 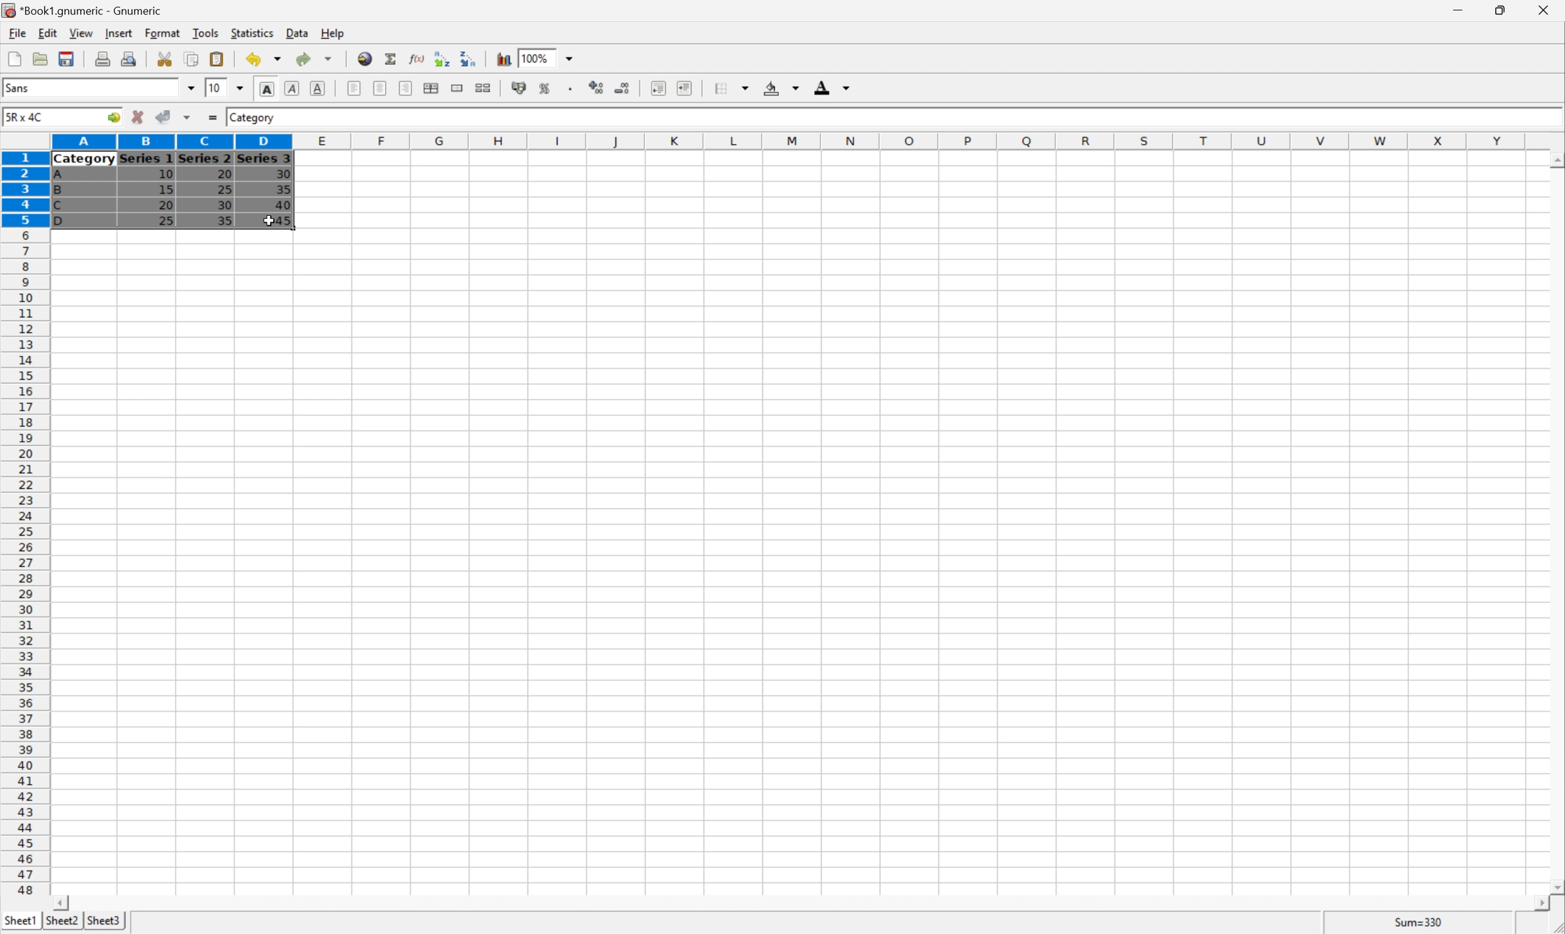 What do you see at coordinates (191, 87) in the screenshot?
I see `Drop Down` at bounding box center [191, 87].